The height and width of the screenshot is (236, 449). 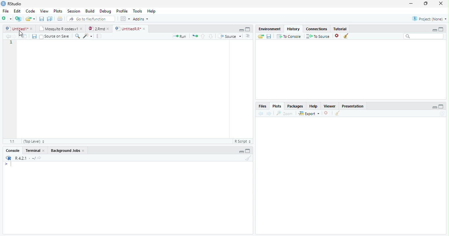 What do you see at coordinates (17, 11) in the screenshot?
I see `Edit` at bounding box center [17, 11].